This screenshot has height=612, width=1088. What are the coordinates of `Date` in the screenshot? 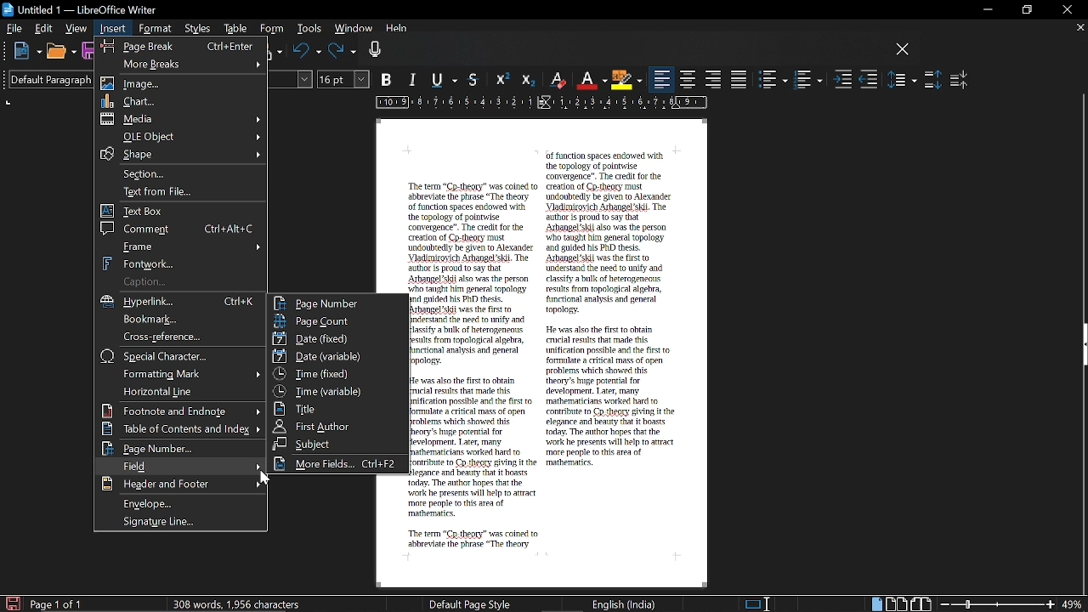 It's located at (335, 337).